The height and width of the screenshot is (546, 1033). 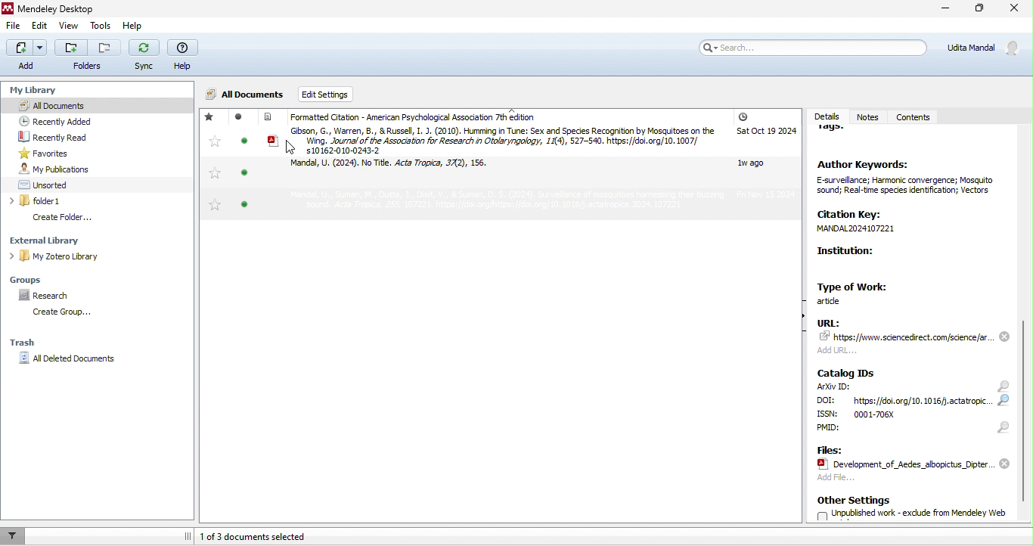 What do you see at coordinates (241, 166) in the screenshot?
I see `read/unread` at bounding box center [241, 166].